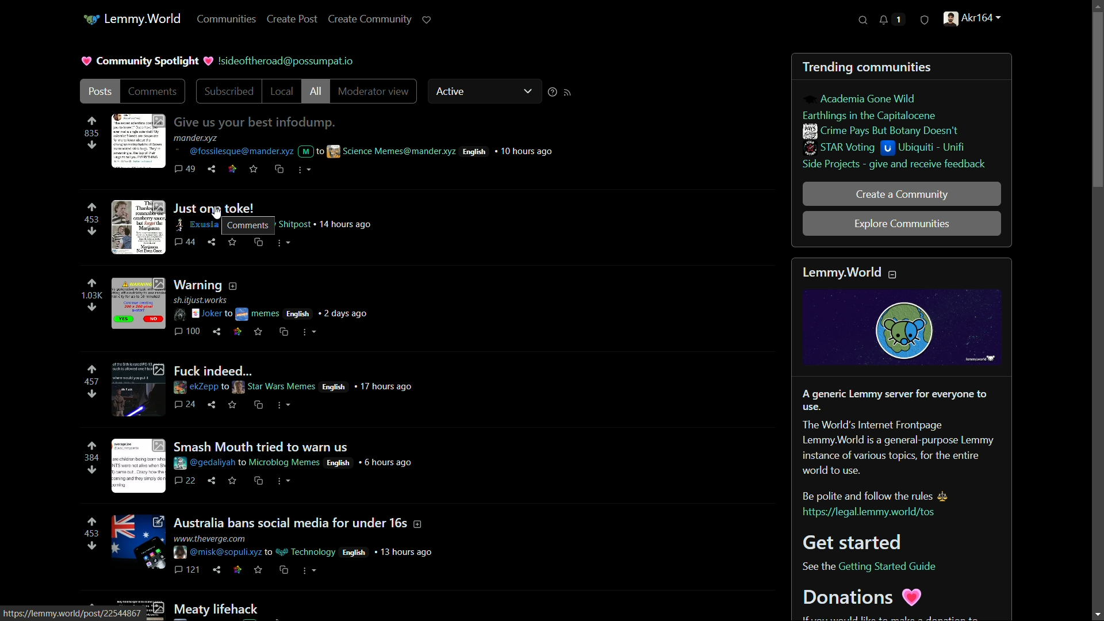 Image resolution: width=1104 pixels, height=621 pixels. I want to click on explore communities, so click(905, 224).